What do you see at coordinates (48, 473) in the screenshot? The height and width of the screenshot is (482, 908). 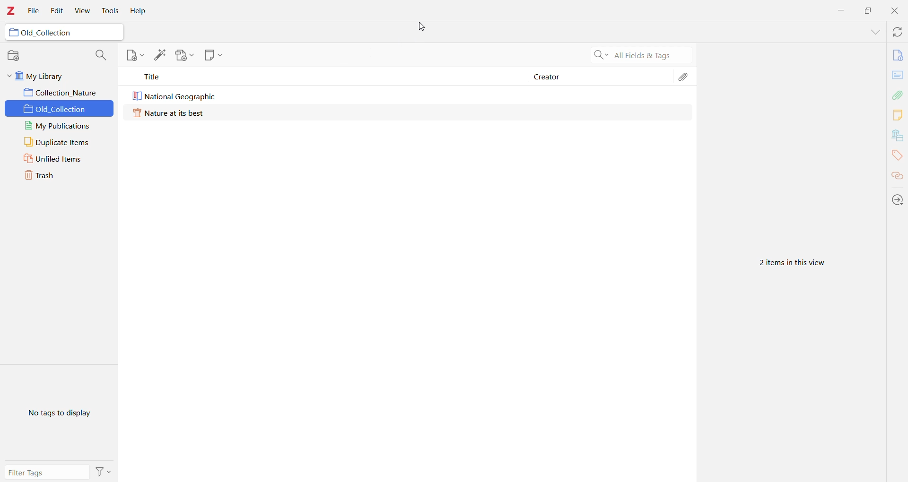 I see `Filter Tags` at bounding box center [48, 473].